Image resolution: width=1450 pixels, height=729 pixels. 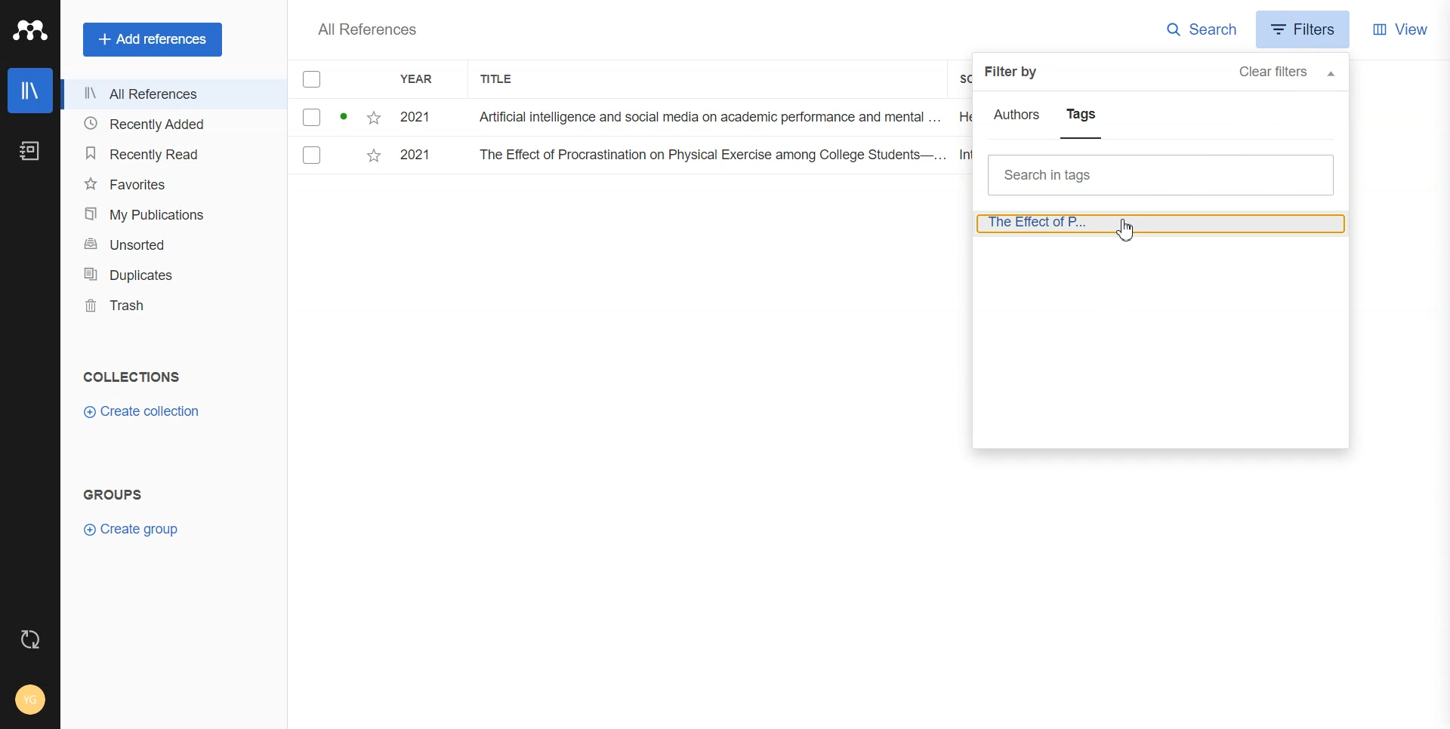 What do you see at coordinates (162, 124) in the screenshot?
I see `Recently Added` at bounding box center [162, 124].